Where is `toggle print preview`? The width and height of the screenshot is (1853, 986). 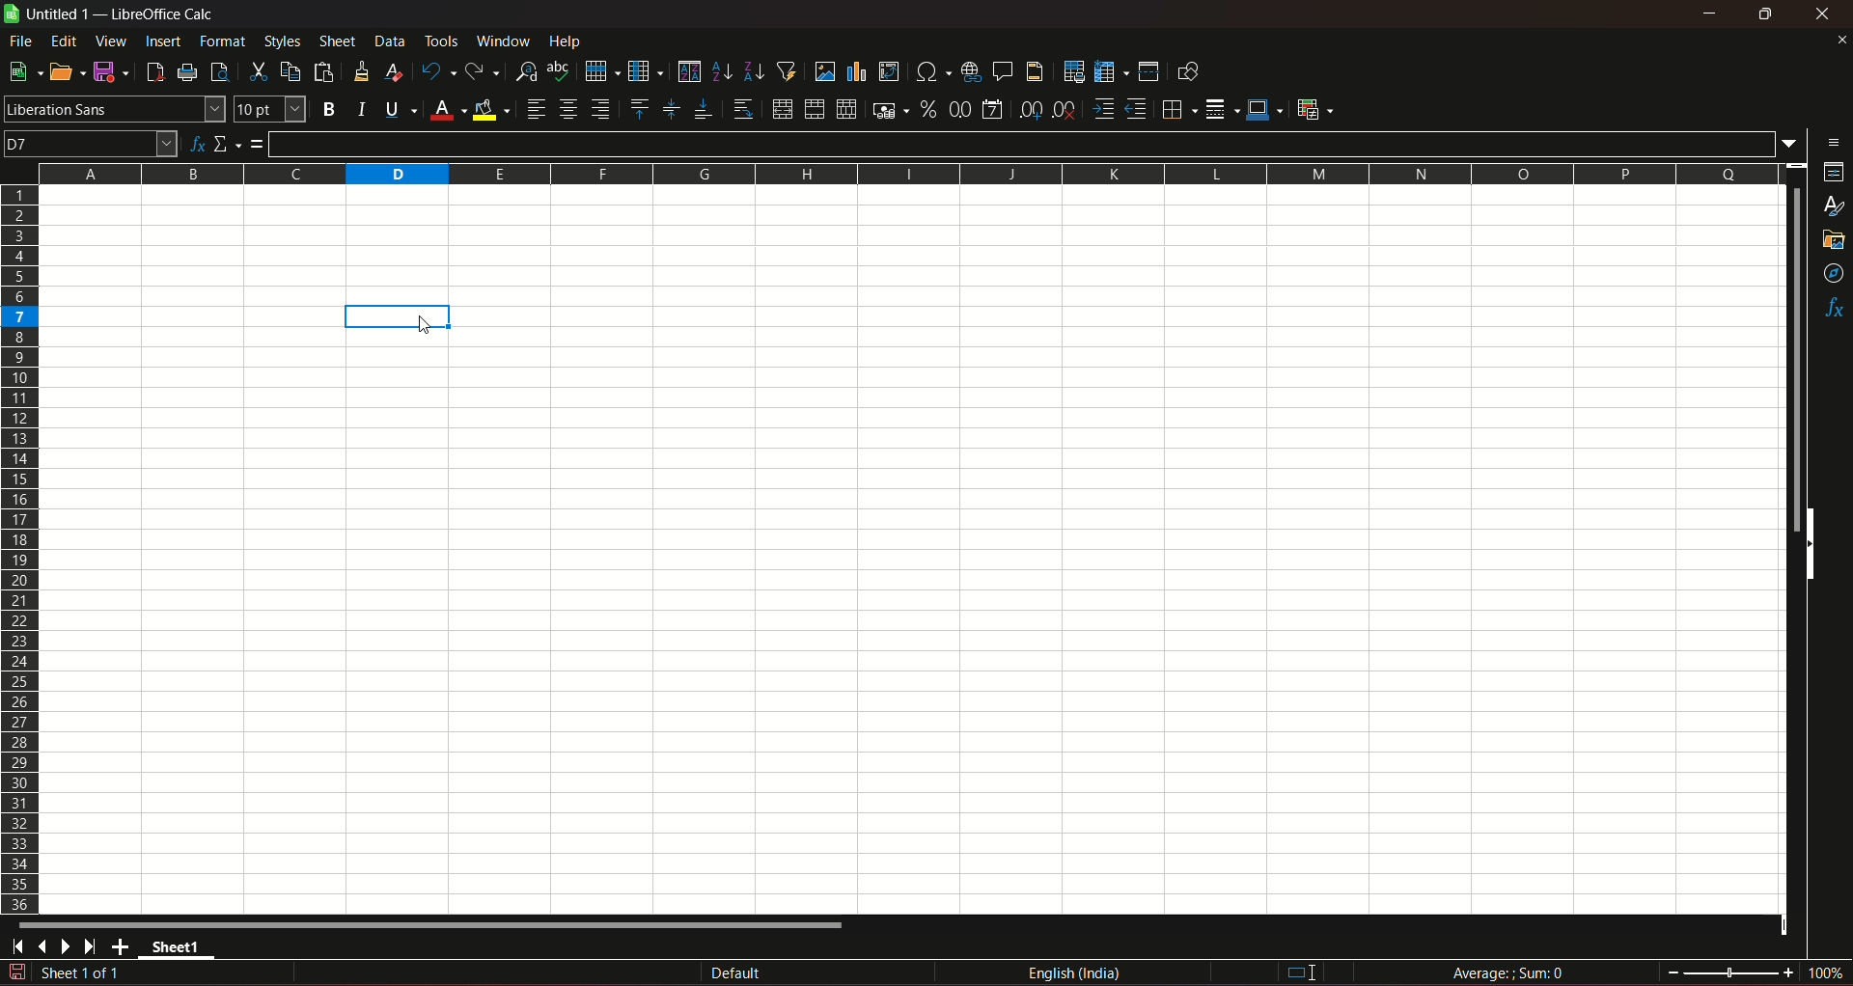
toggle print preview is located at coordinates (217, 69).